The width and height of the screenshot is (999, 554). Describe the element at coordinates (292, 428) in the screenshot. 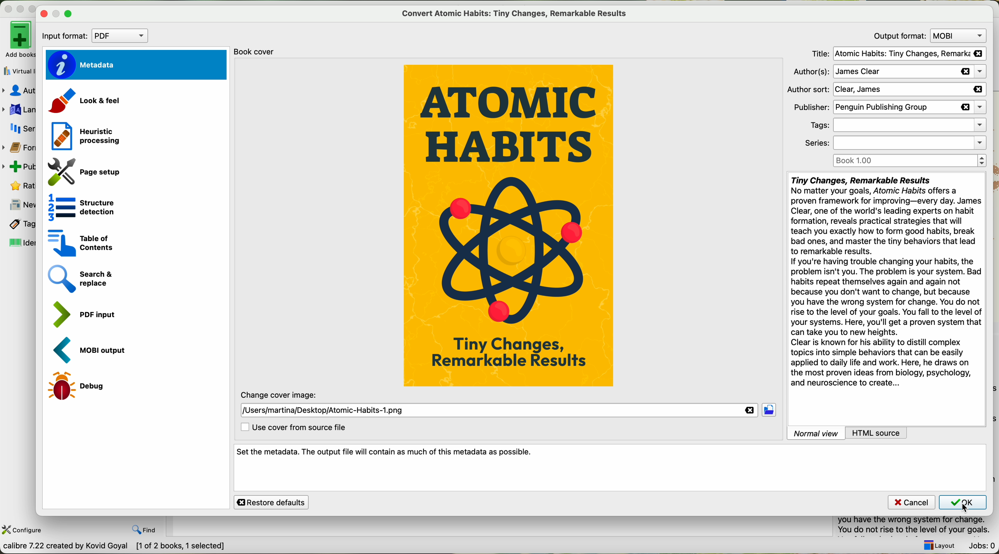

I see `use cover from source file` at that location.